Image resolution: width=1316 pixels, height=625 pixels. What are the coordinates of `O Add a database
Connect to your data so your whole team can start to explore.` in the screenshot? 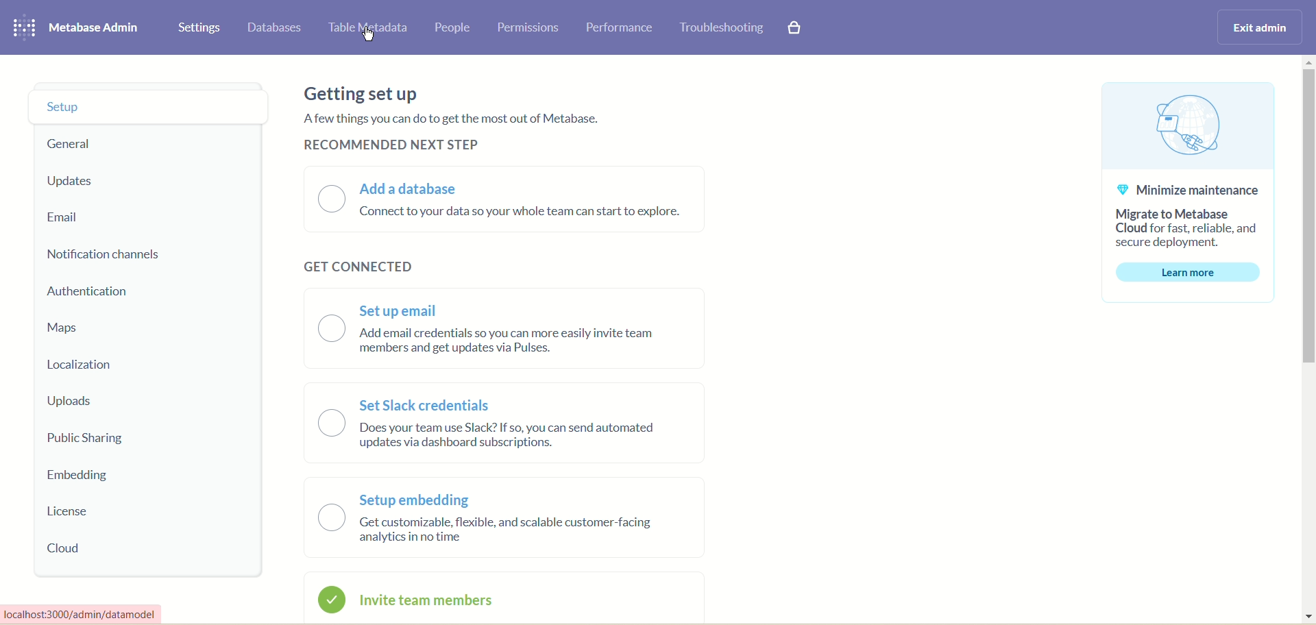 It's located at (503, 201).